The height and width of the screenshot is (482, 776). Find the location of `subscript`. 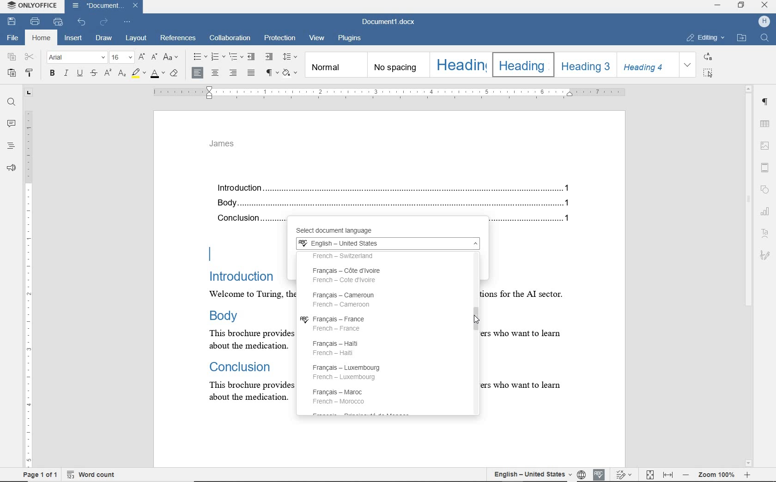

subscript is located at coordinates (121, 73).